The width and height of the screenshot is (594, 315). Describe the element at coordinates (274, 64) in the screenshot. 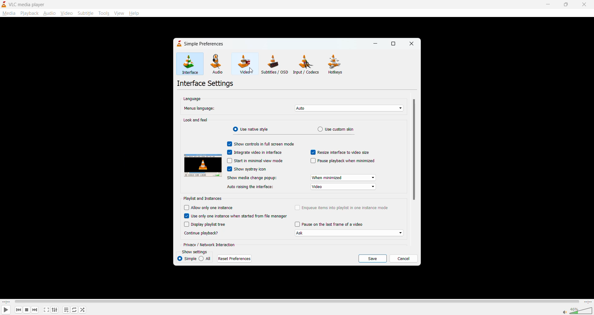

I see `subtitles/osd` at that location.